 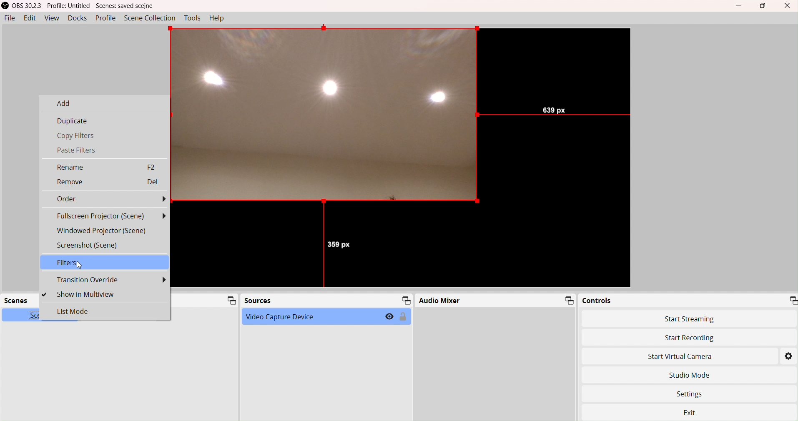 I want to click on Copy Filters, so click(x=78, y=137).